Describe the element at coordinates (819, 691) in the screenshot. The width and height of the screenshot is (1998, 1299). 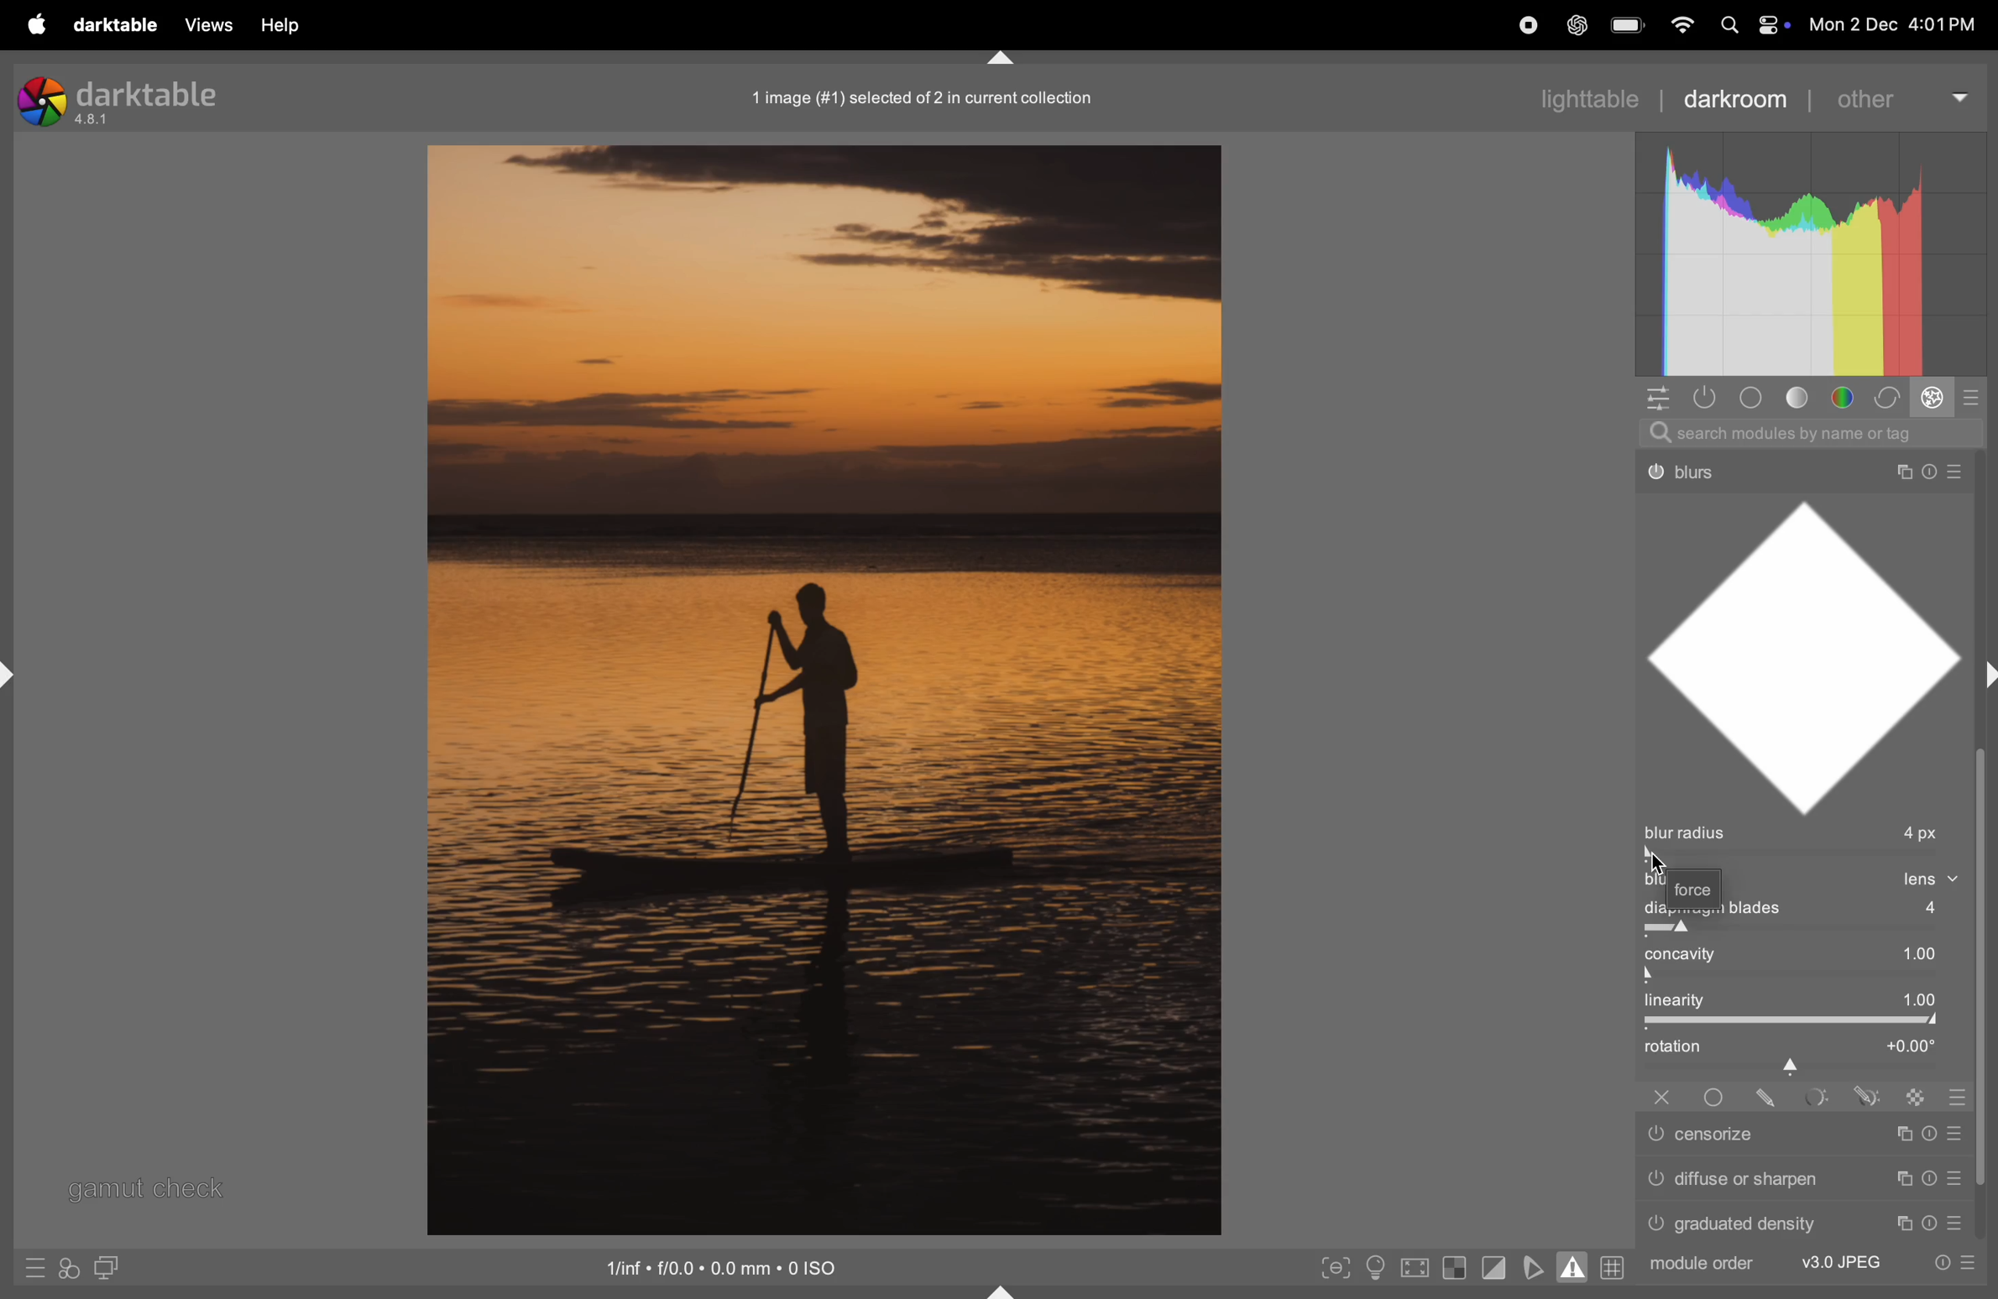
I see `image` at that location.